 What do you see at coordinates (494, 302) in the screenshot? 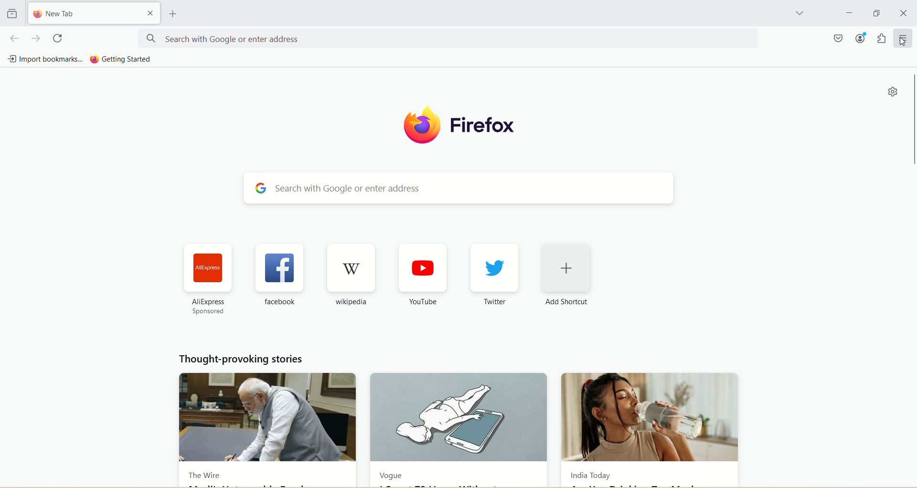
I see `Twitter` at bounding box center [494, 302].